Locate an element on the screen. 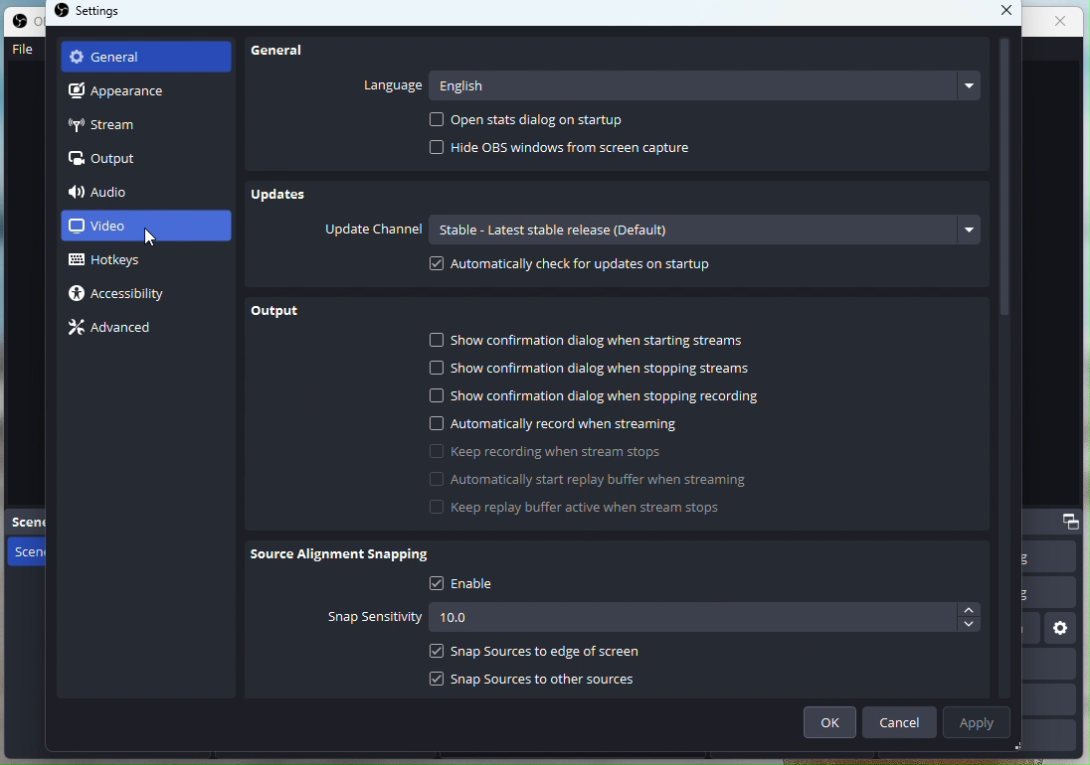 Image resolution: width=1090 pixels, height=765 pixels. Advance is located at coordinates (115, 325).